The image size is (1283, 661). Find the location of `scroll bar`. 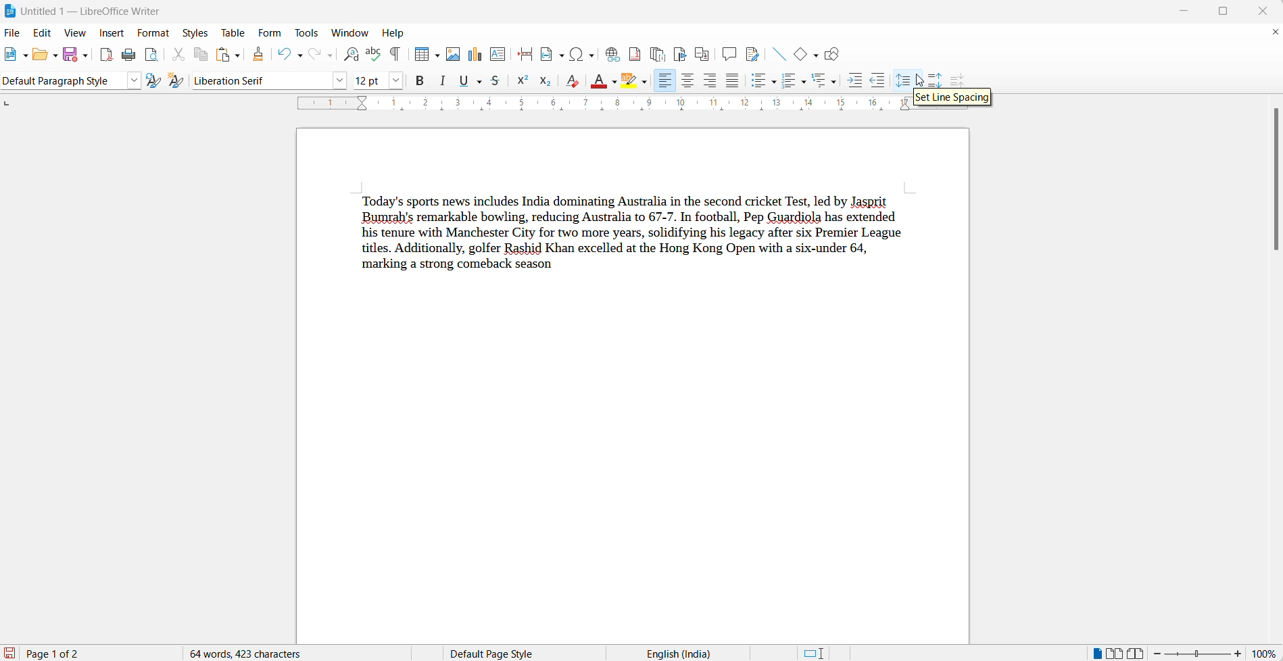

scroll bar is located at coordinates (1269, 182).